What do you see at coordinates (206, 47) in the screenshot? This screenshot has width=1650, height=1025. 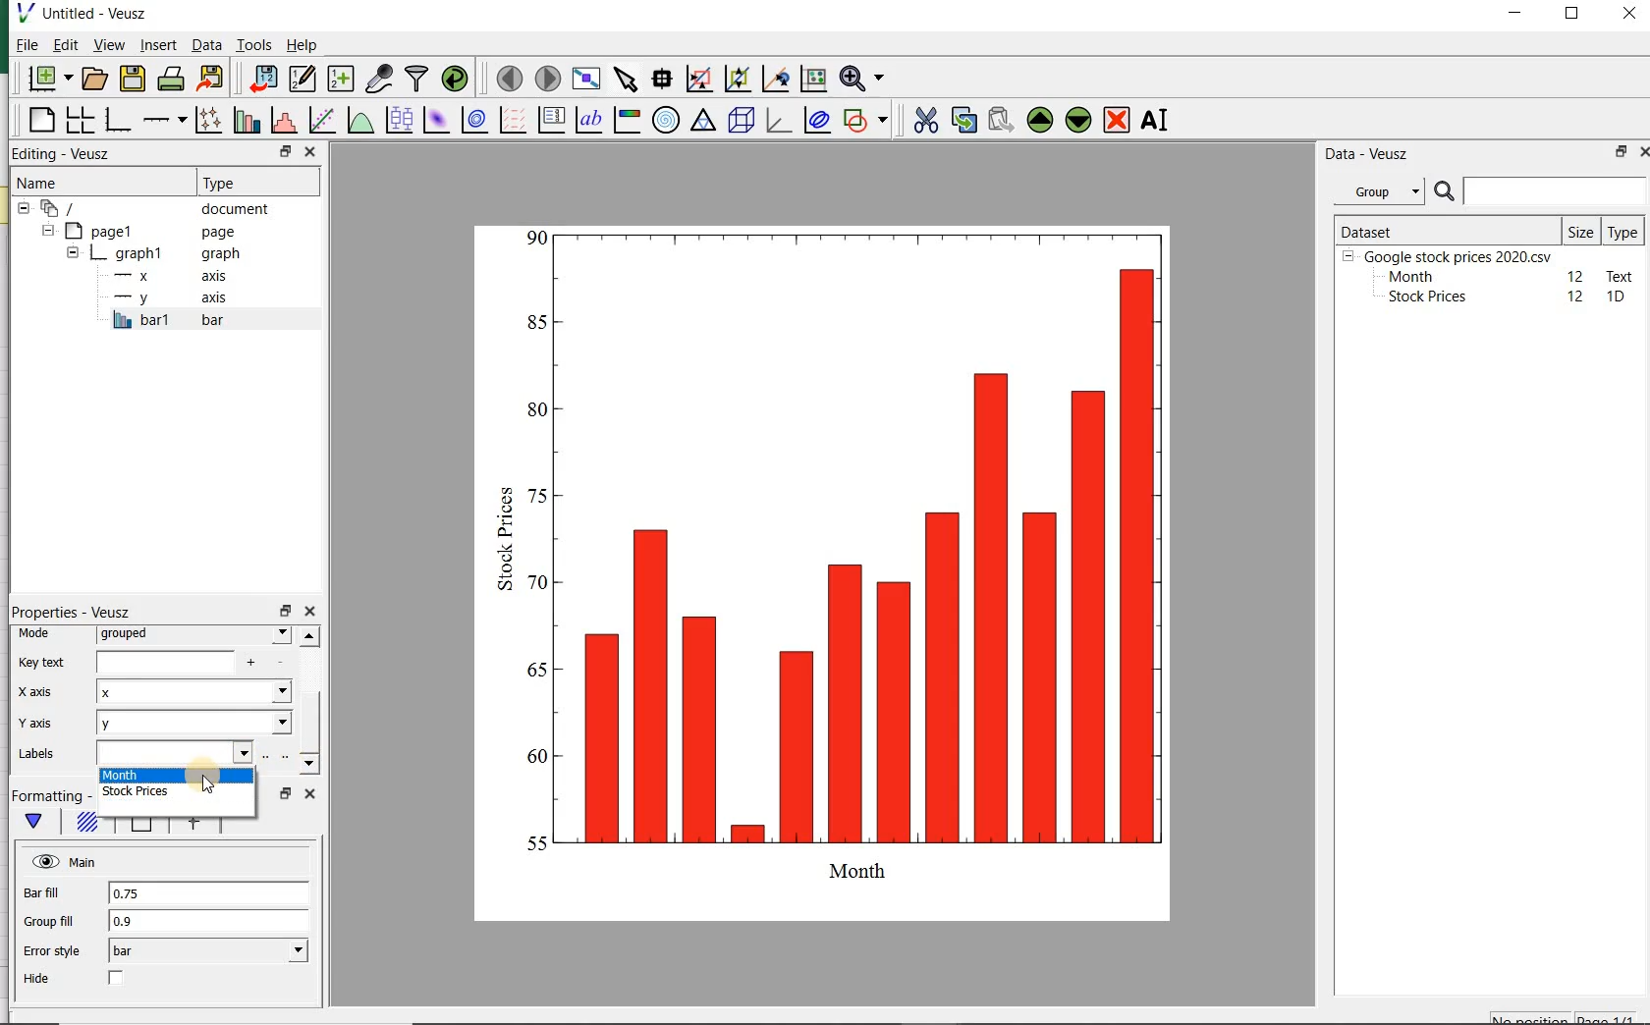 I see `Data` at bounding box center [206, 47].